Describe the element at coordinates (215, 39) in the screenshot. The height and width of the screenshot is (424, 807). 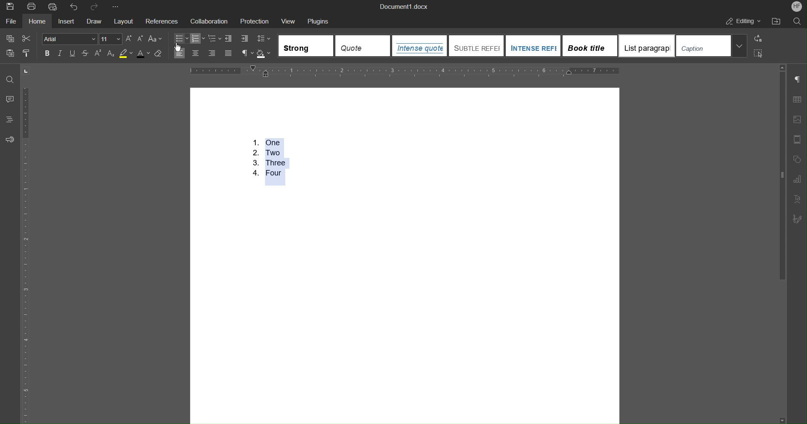
I see `Nested List` at that location.